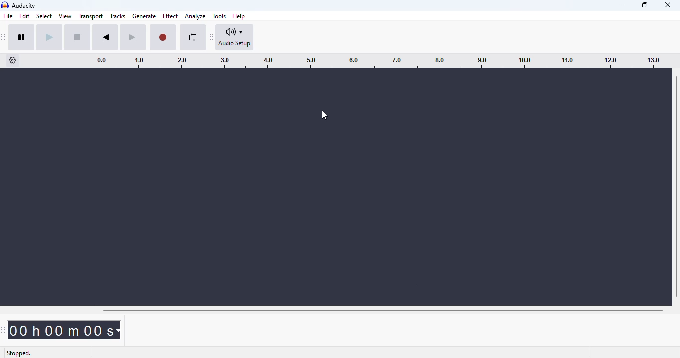 The width and height of the screenshot is (680, 358). What do you see at coordinates (132, 38) in the screenshot?
I see `skip to end` at bounding box center [132, 38].